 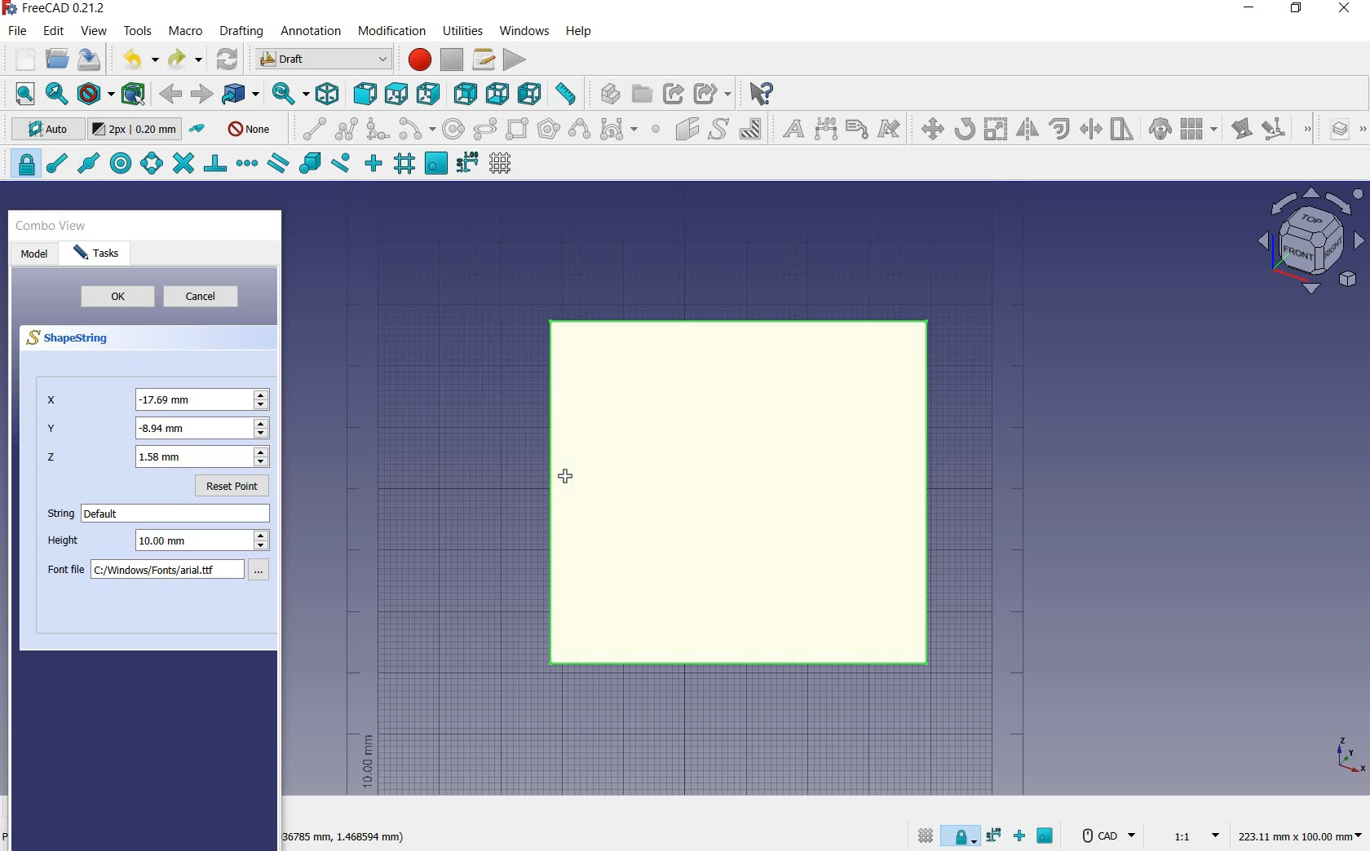 What do you see at coordinates (346, 839) in the screenshot?
I see `dimension` at bounding box center [346, 839].